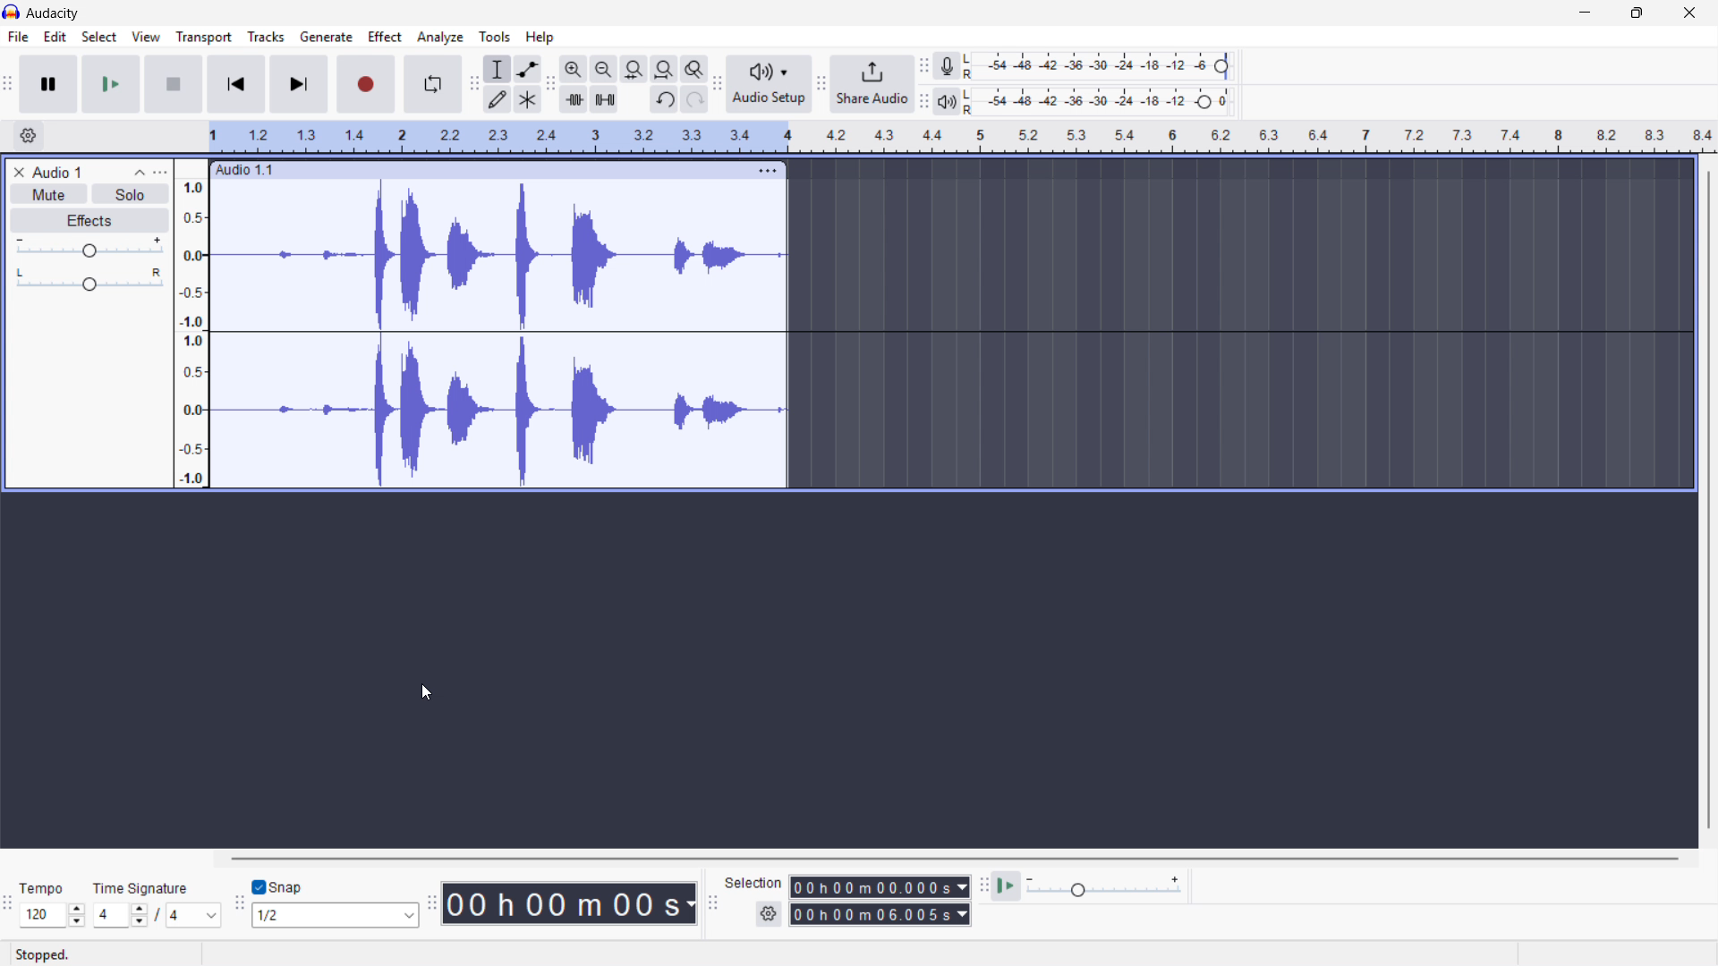 The height and width of the screenshot is (966, 1718). Describe the element at coordinates (880, 887) in the screenshot. I see `Start time of selection` at that location.